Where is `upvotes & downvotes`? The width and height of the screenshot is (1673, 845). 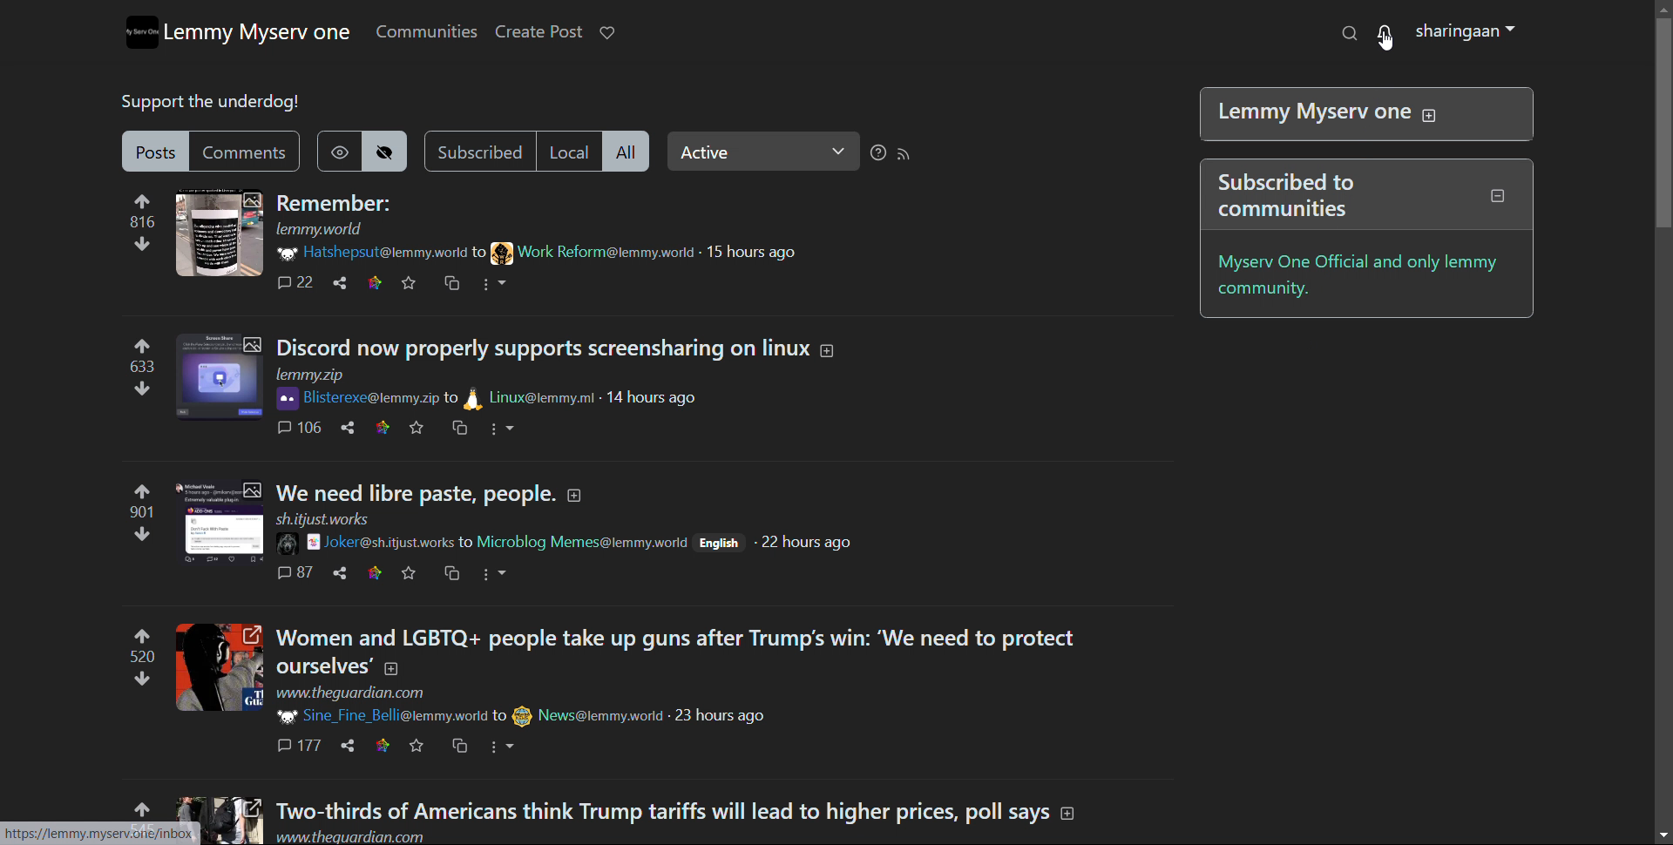
upvotes & downvotes is located at coordinates (141, 657).